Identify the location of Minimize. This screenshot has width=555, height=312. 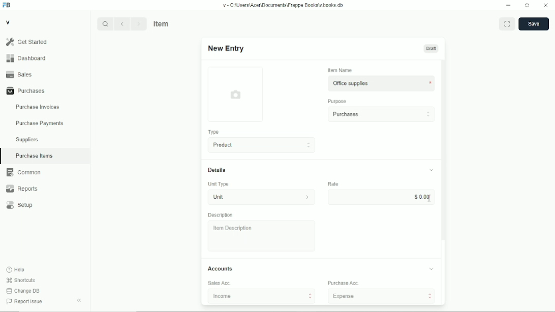
(508, 5).